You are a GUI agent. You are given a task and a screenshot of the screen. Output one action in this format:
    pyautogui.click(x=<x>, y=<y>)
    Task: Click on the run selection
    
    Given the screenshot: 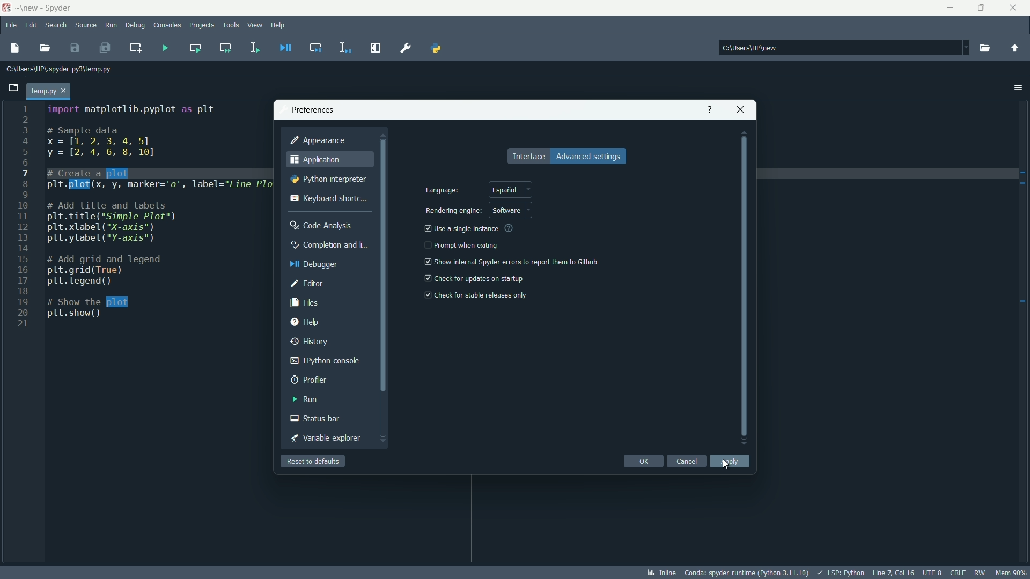 What is the action you would take?
    pyautogui.click(x=253, y=47)
    